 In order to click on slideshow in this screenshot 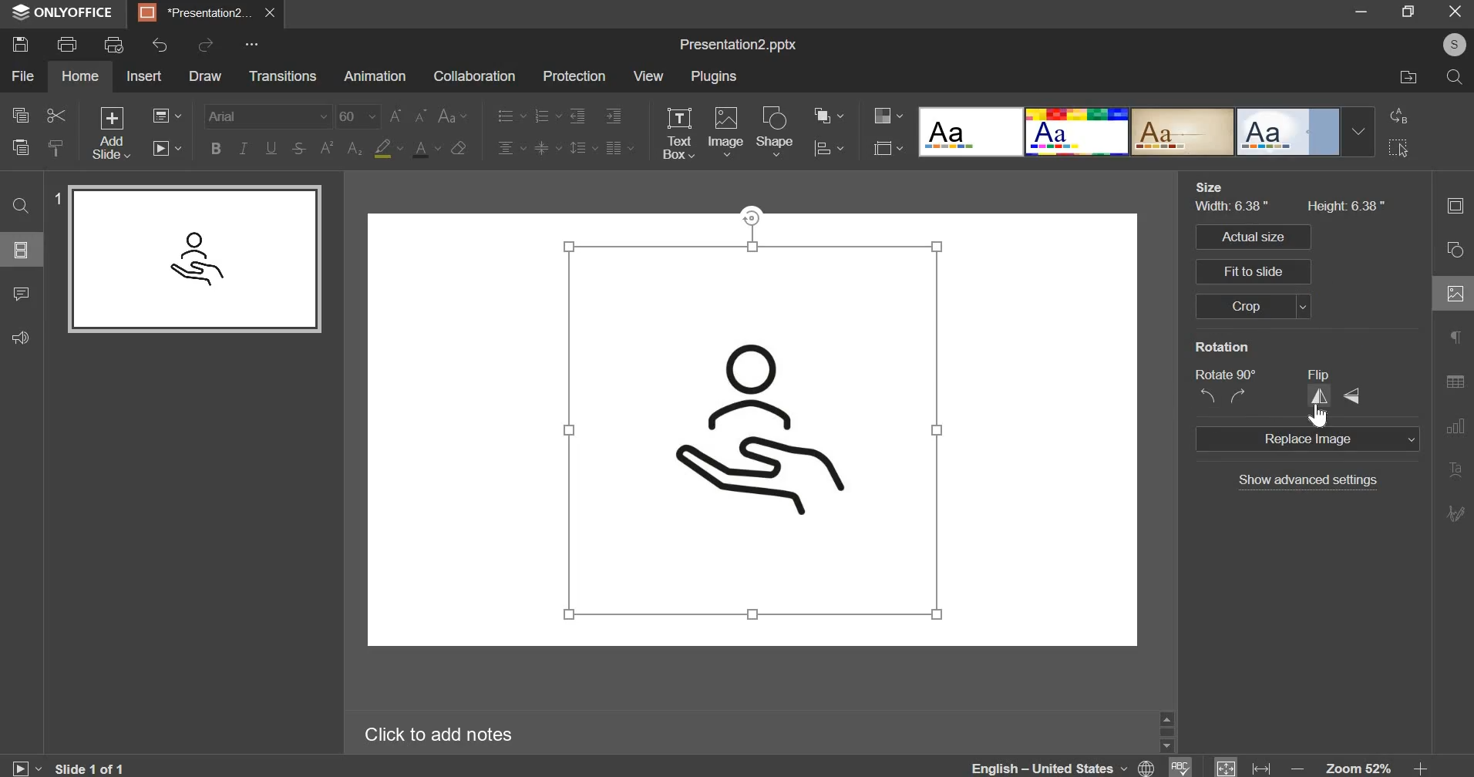, I will do `click(165, 148)`.